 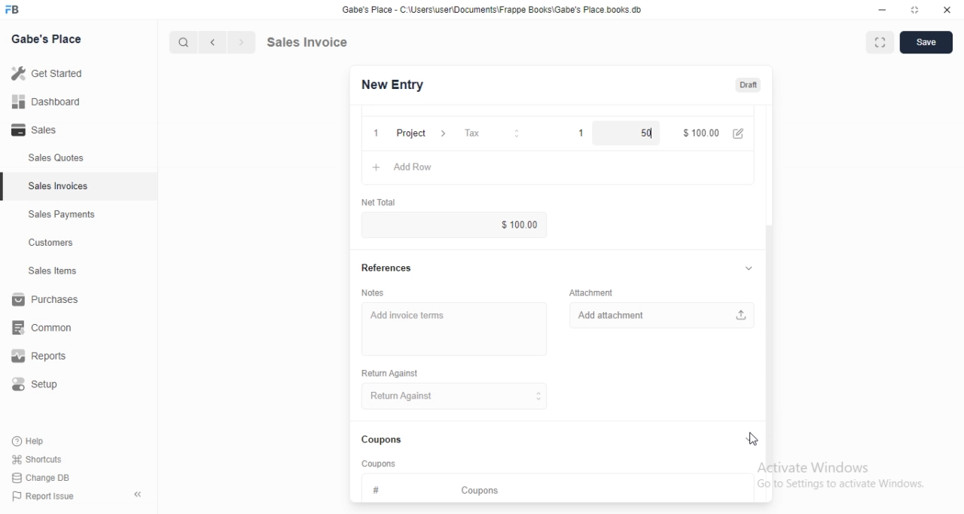 What do you see at coordinates (48, 301) in the screenshot?
I see `Purchases` at bounding box center [48, 301].